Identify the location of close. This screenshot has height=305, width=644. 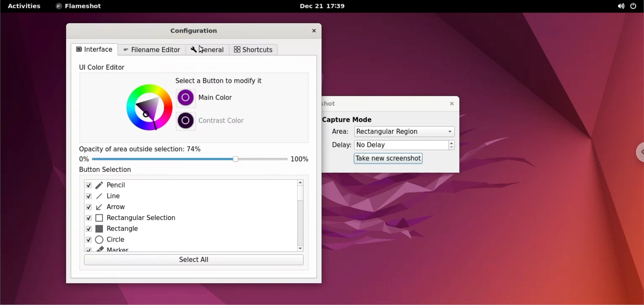
(448, 103).